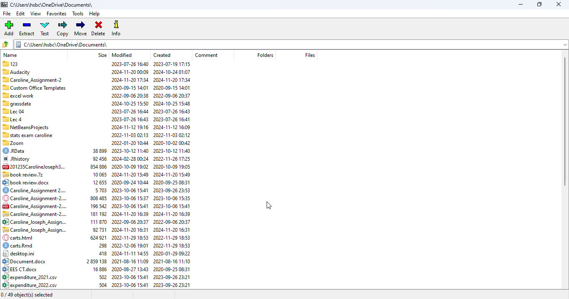  I want to click on cursor, so click(269, 206).